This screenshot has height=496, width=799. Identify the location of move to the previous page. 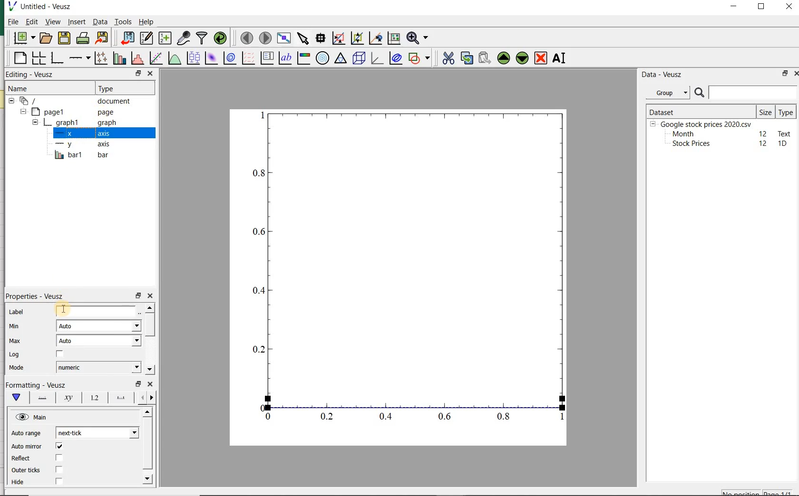
(245, 37).